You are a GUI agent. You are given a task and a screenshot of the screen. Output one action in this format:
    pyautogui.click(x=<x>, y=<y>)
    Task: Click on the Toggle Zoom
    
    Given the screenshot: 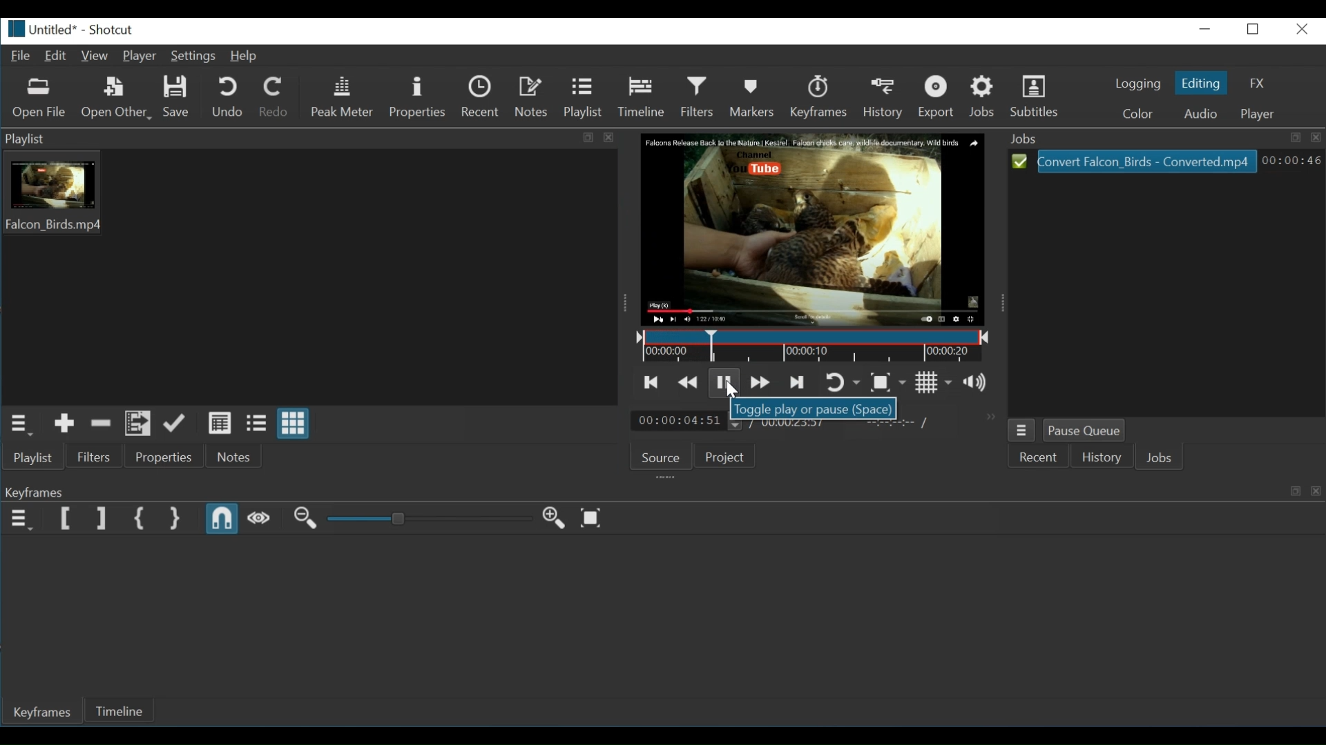 What is the action you would take?
    pyautogui.click(x=888, y=382)
    